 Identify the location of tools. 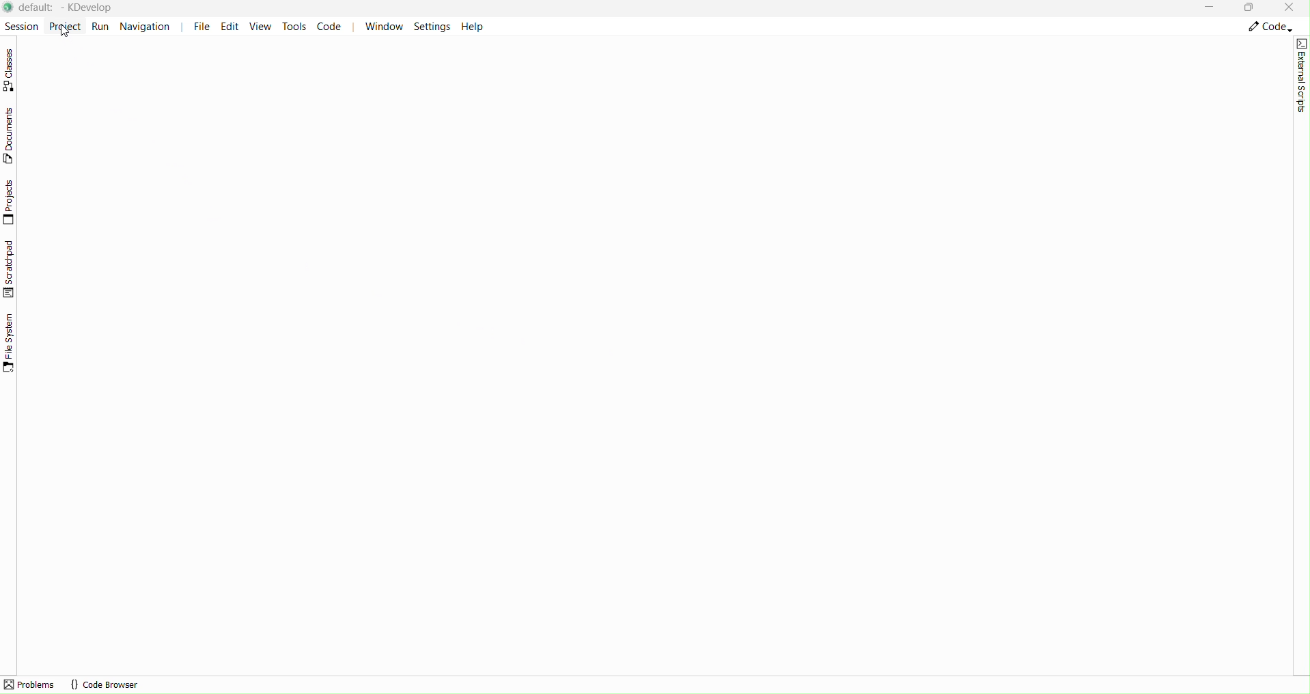
(294, 26).